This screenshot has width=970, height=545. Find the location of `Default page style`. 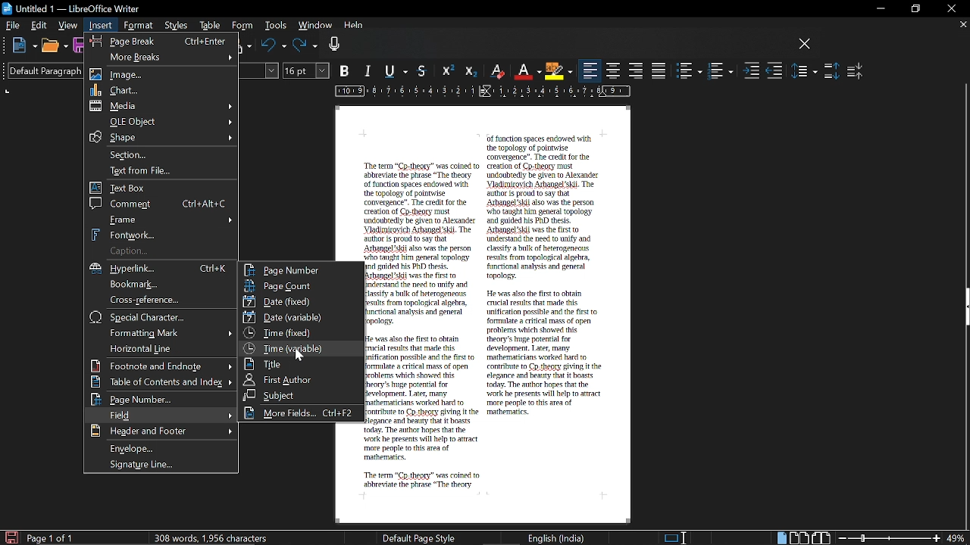

Default page style is located at coordinates (419, 537).